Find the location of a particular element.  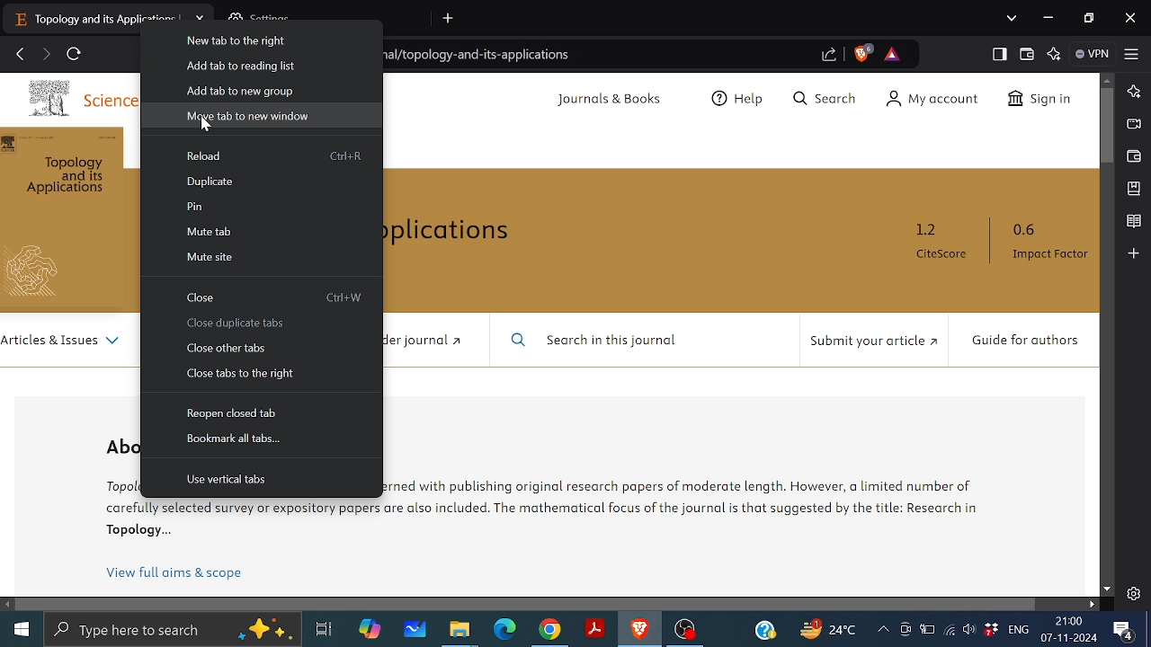

0.6
Impact Factor is located at coordinates (1047, 244).